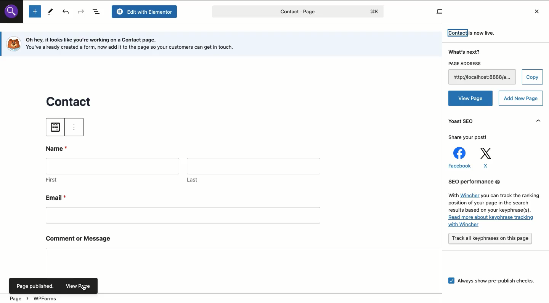  What do you see at coordinates (480, 73) in the screenshot?
I see `Page address—httpi//localhost:8888/a...` at bounding box center [480, 73].